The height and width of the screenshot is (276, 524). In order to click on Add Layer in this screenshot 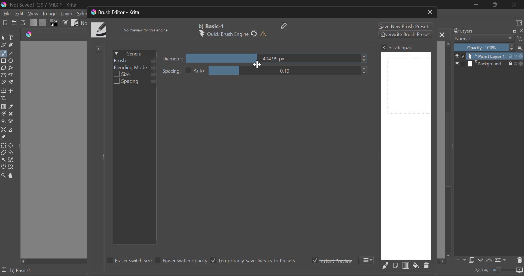, I will do `click(460, 260)`.